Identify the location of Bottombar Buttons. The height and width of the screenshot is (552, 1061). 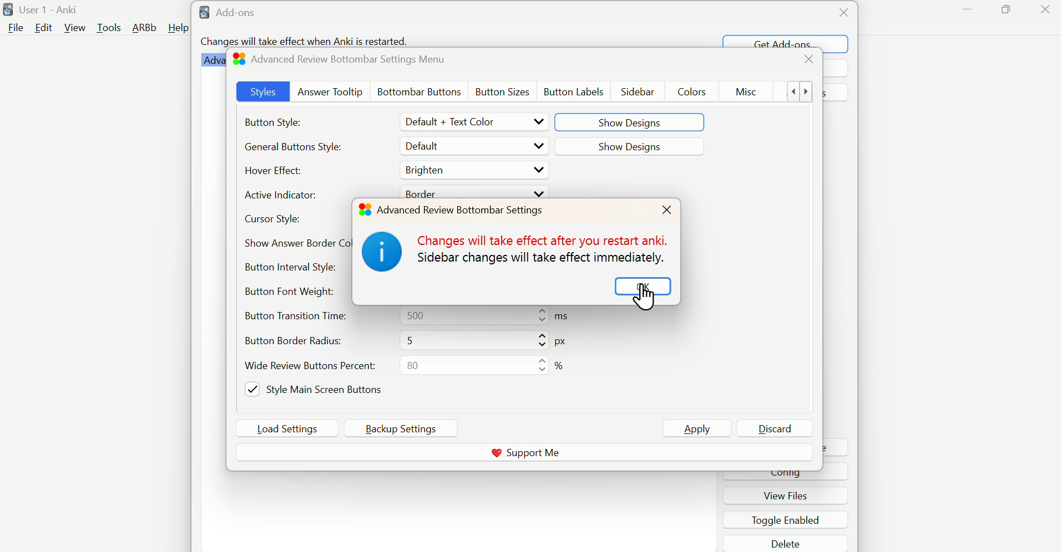
(421, 92).